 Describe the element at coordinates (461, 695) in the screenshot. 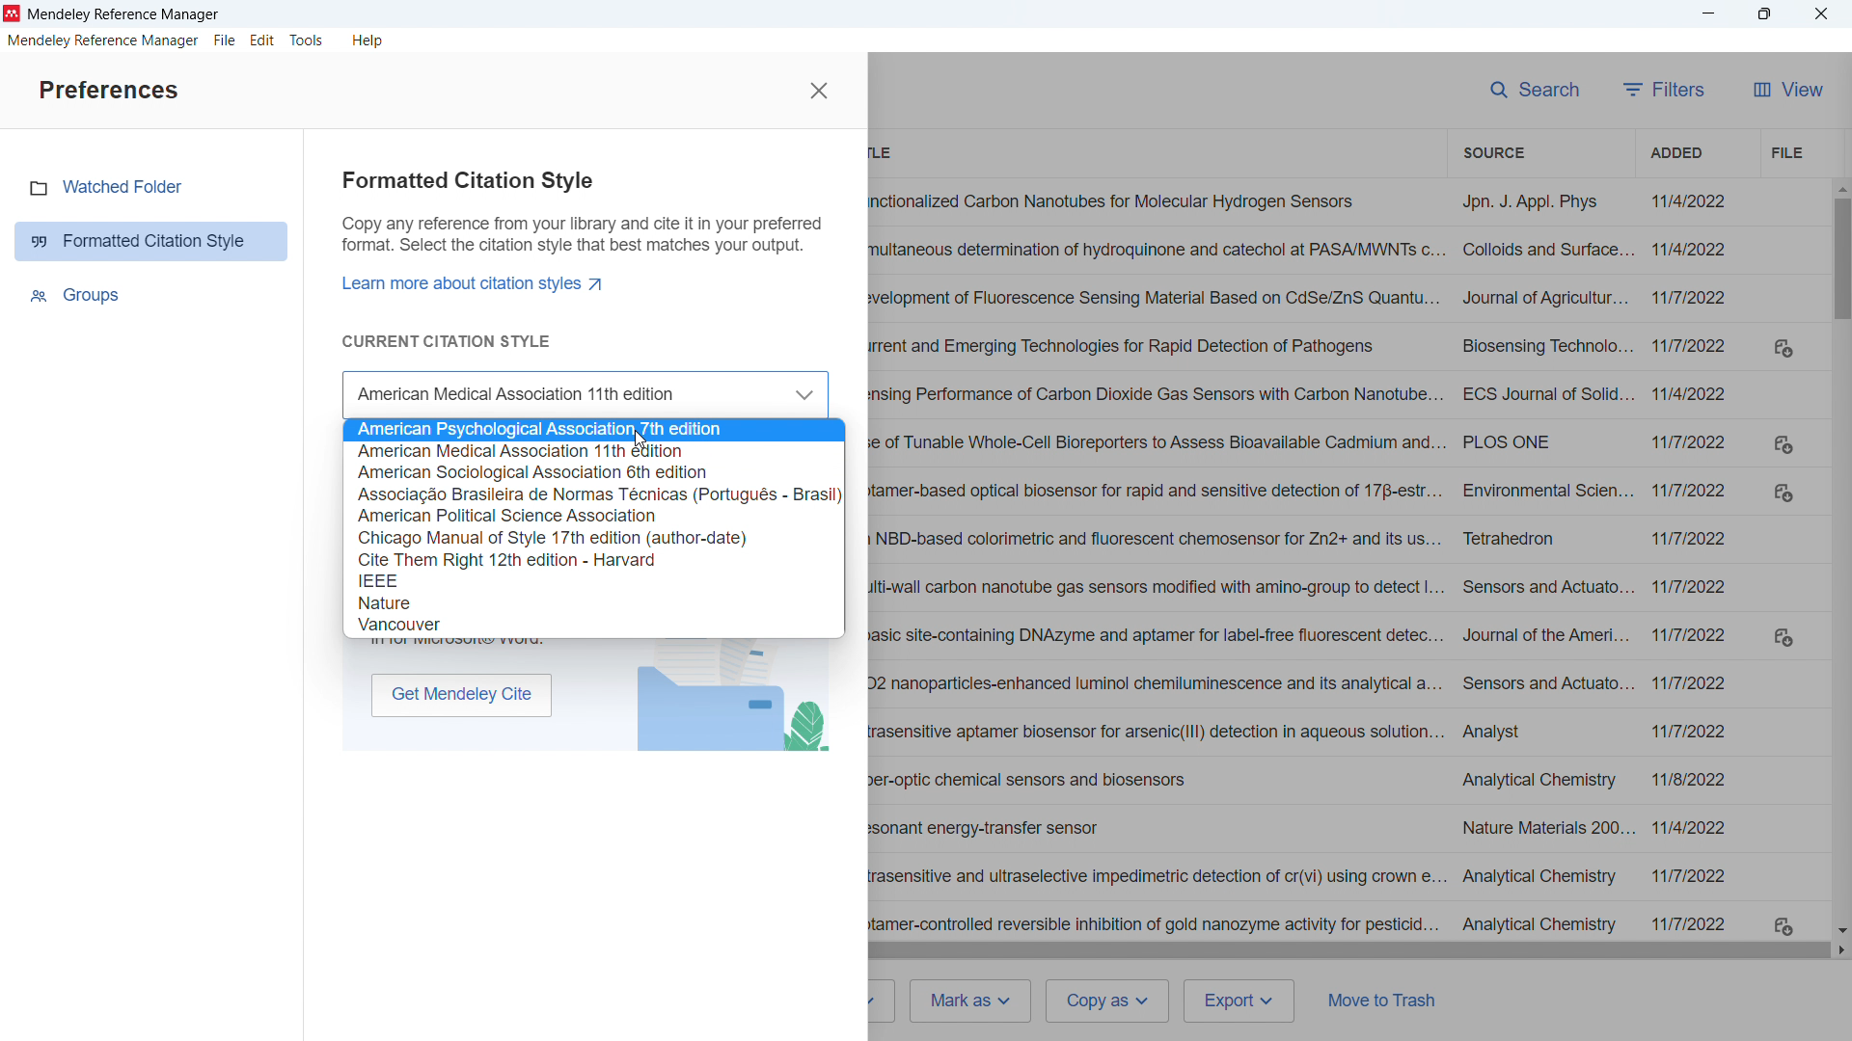

I see `get microsoft Word add on` at that location.